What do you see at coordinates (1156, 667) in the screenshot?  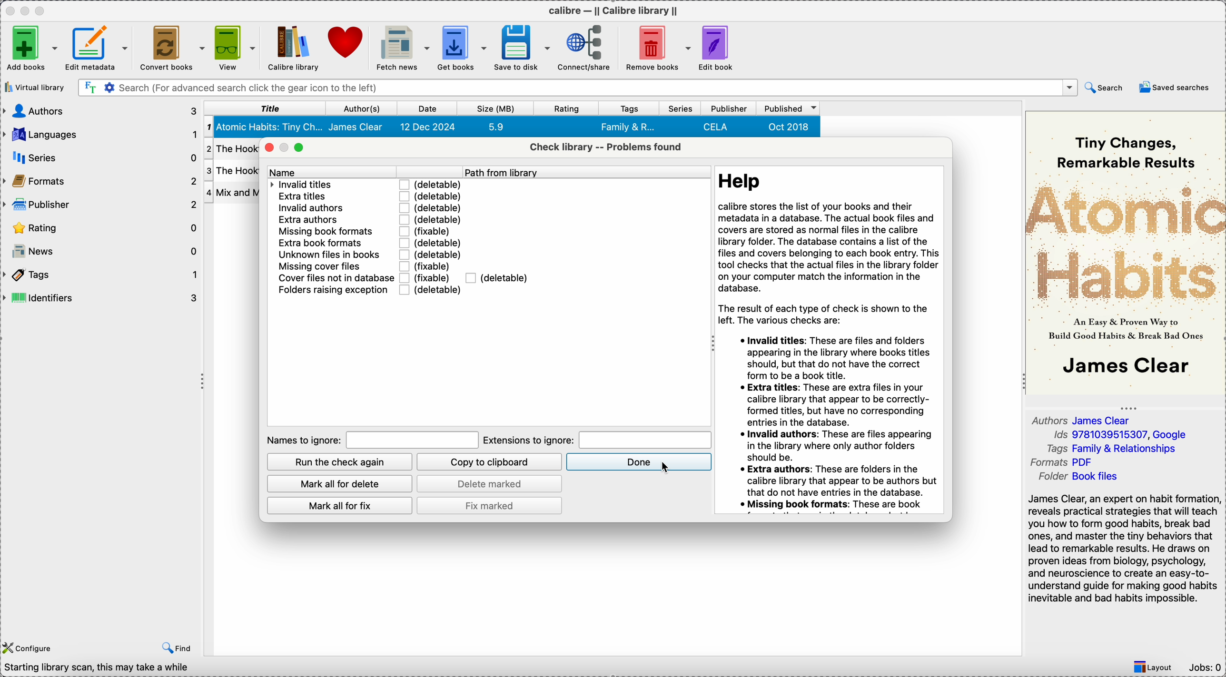 I see `layout` at bounding box center [1156, 667].